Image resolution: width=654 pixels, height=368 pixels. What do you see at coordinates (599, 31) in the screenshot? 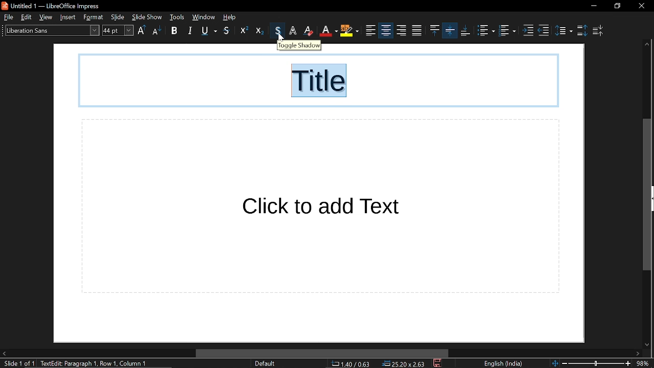
I see `decrease paragraph spacing` at bounding box center [599, 31].